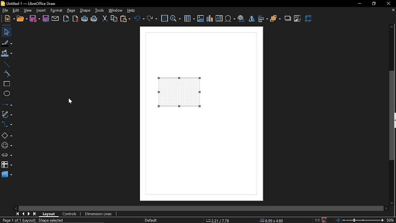 The height and width of the screenshot is (223, 396). What do you see at coordinates (114, 19) in the screenshot?
I see `copy` at bounding box center [114, 19].